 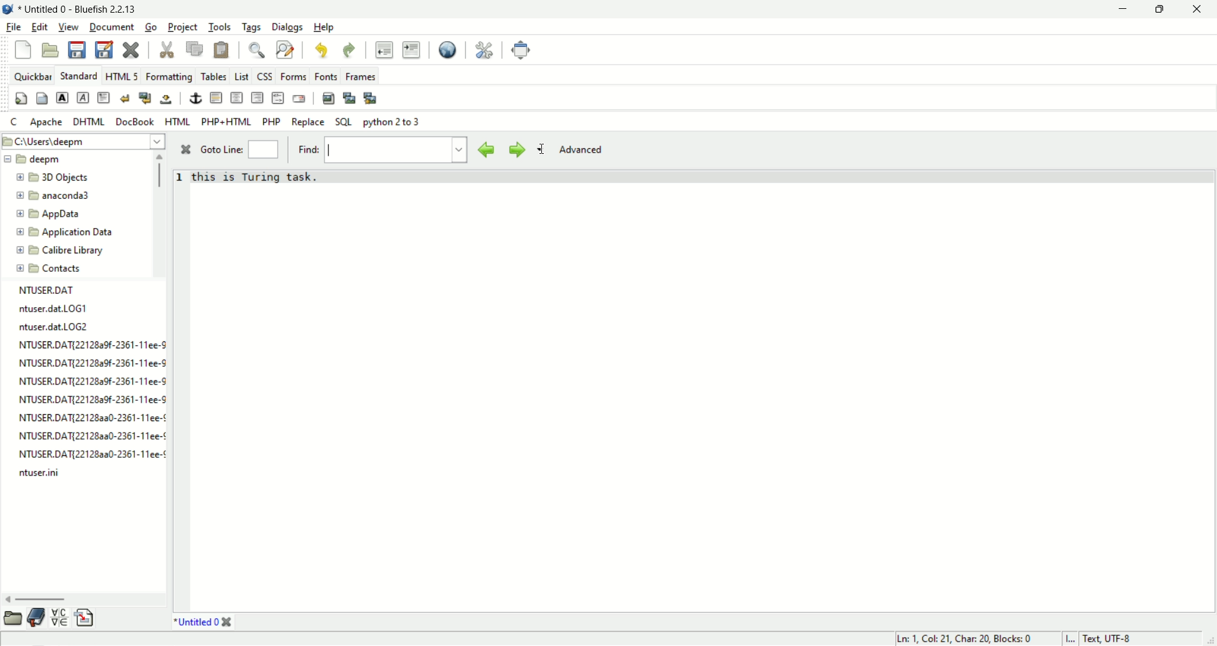 I want to click on Goto Line:, so click(x=223, y=151).